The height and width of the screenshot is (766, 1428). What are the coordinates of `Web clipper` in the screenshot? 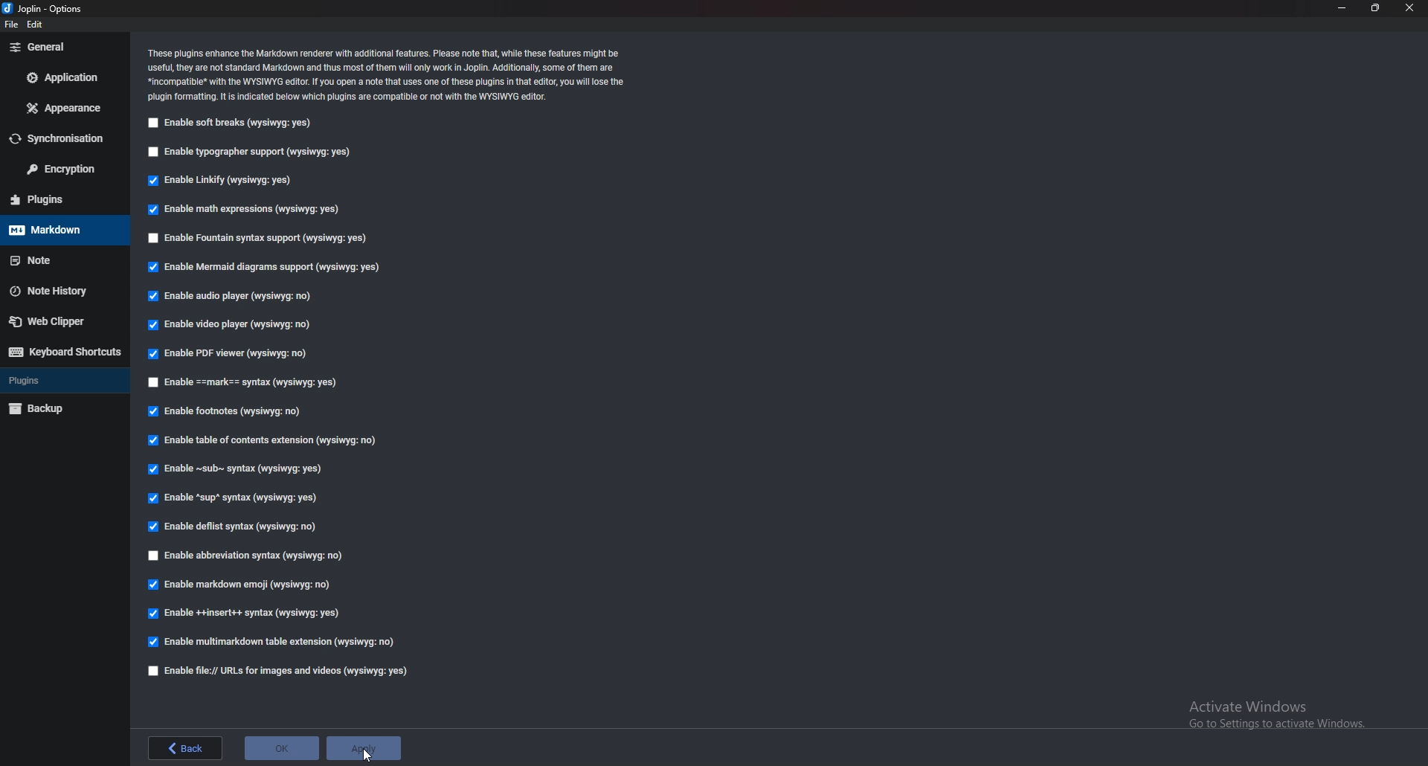 It's located at (59, 323).